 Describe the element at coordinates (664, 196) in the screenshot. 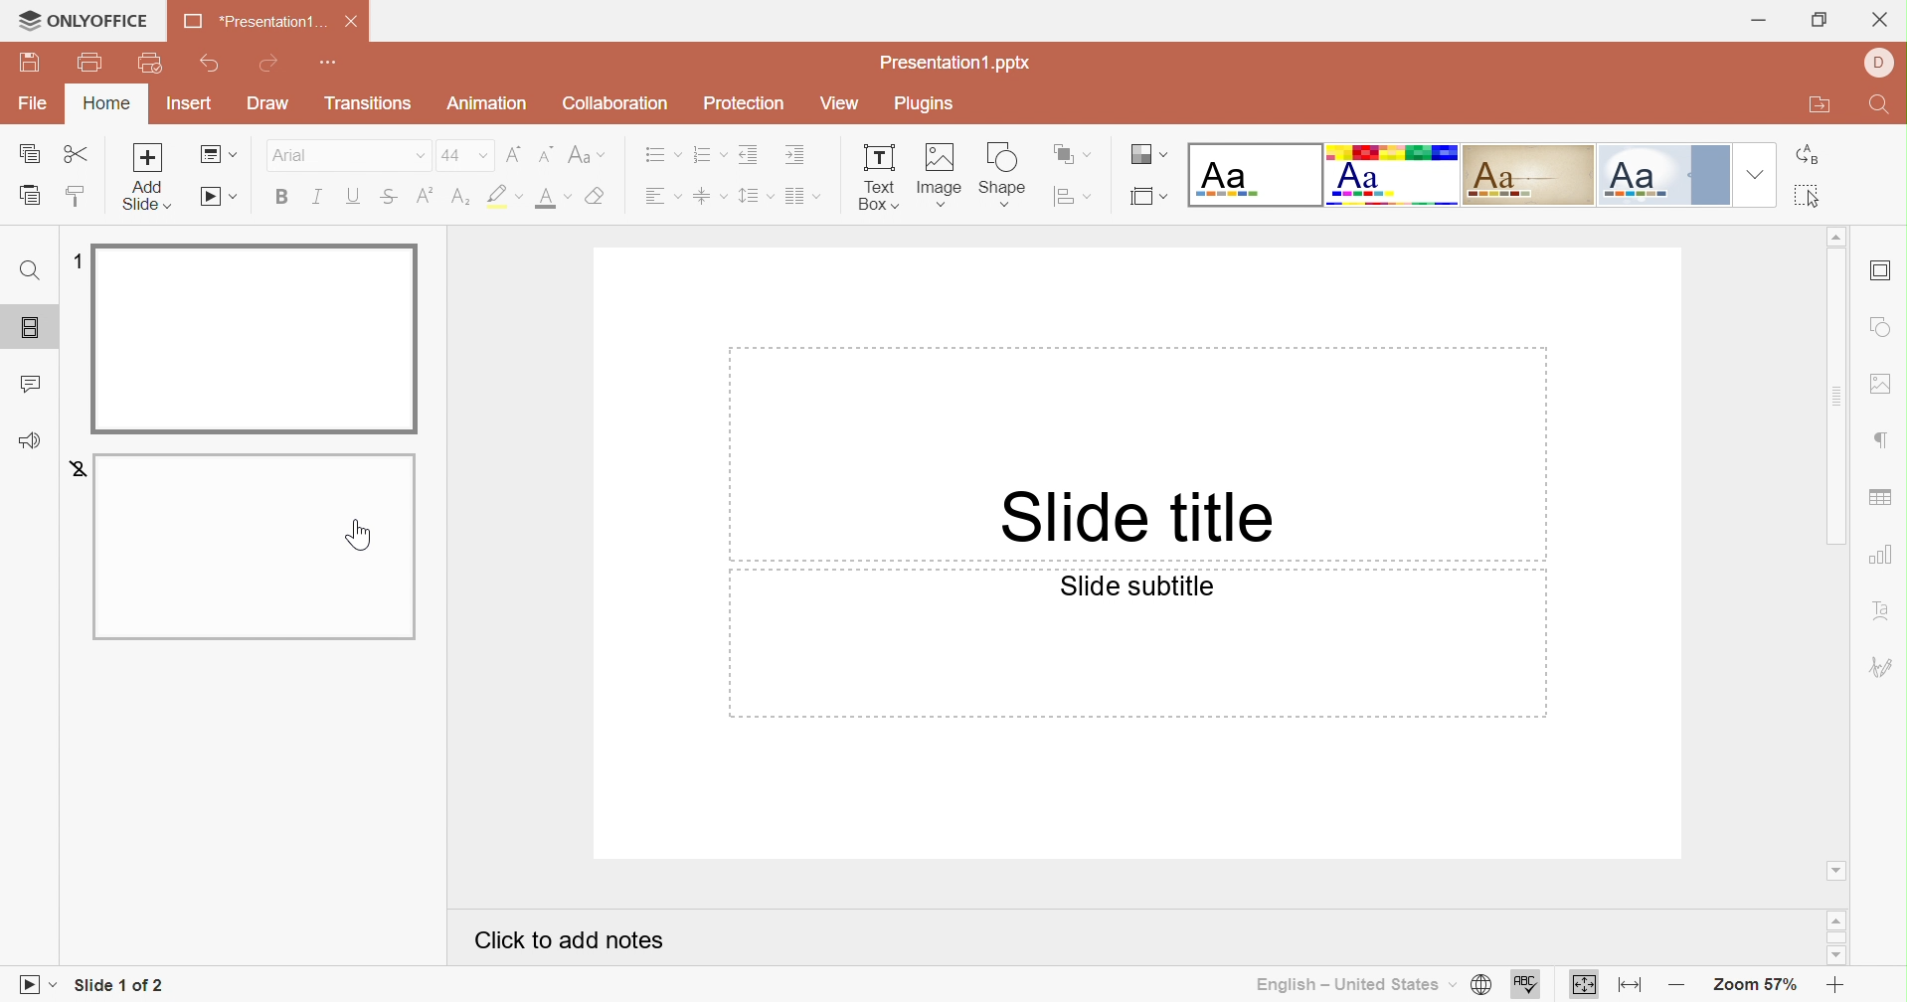

I see `Horizontal align` at that location.